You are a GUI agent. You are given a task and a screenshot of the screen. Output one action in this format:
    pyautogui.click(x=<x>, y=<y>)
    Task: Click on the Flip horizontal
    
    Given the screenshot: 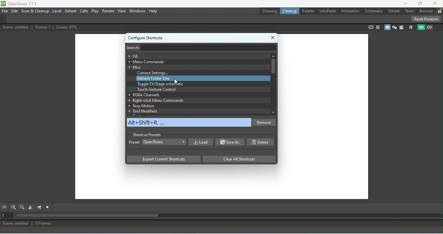 What is the action you would take?
    pyautogui.click(x=31, y=208)
    